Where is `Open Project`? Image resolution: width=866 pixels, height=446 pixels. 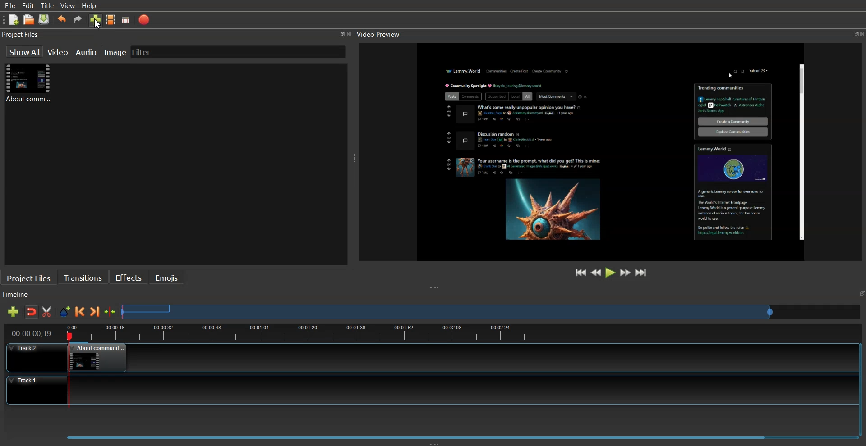 Open Project is located at coordinates (29, 19).